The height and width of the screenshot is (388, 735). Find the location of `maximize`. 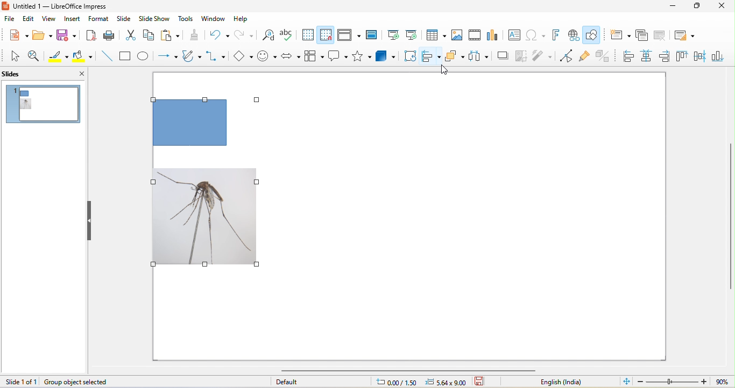

maximize is located at coordinates (696, 6).